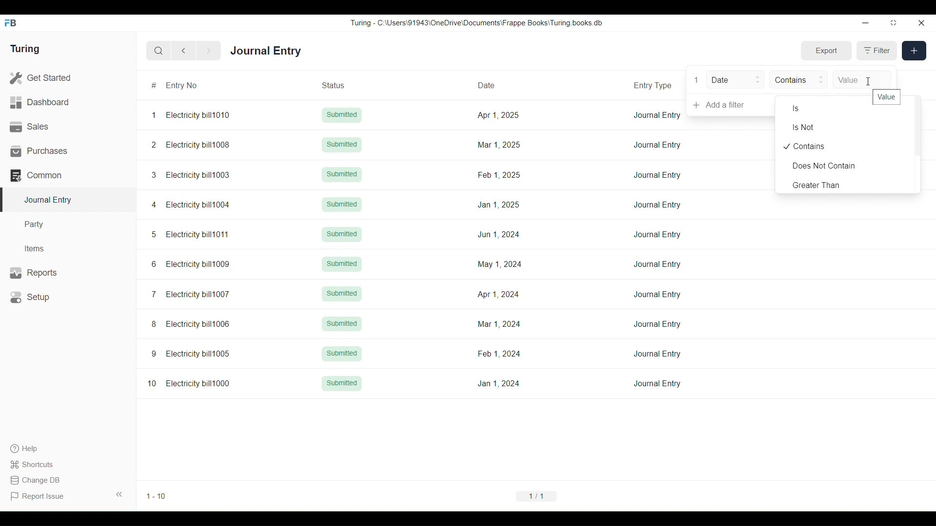 The width and height of the screenshot is (936, 526). I want to click on Change dimension, so click(894, 22).